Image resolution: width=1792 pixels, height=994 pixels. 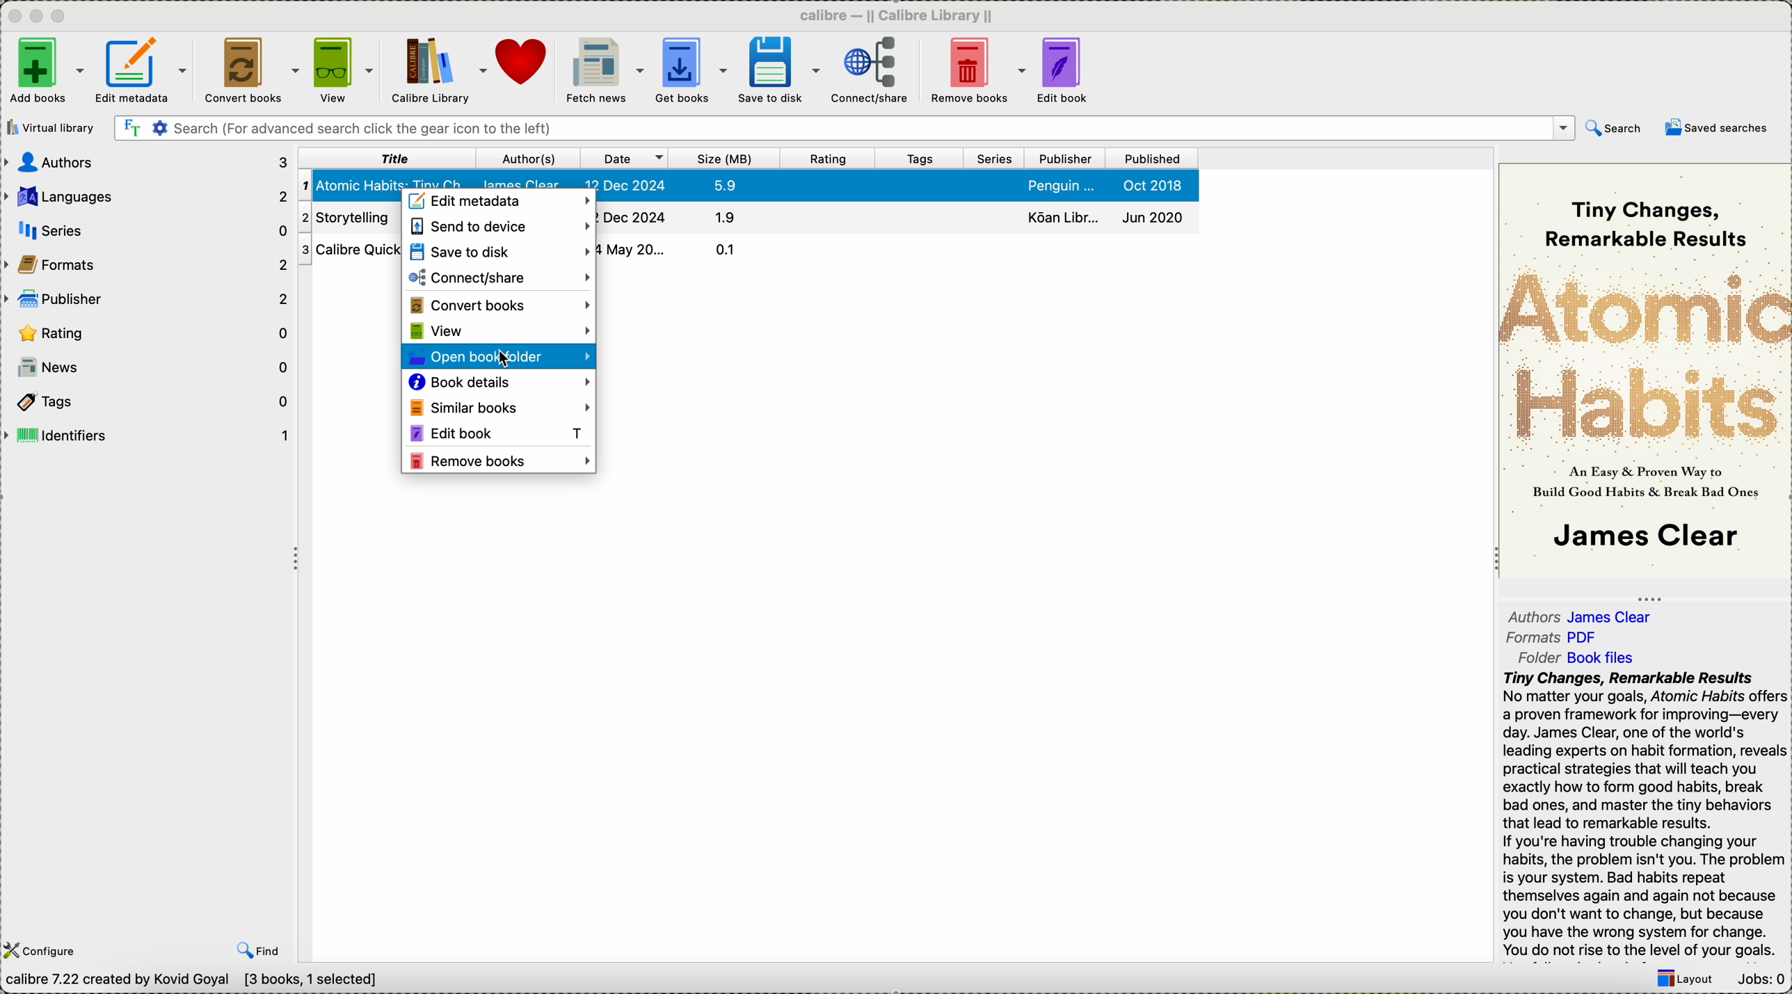 What do you see at coordinates (148, 162) in the screenshot?
I see `authors` at bounding box center [148, 162].